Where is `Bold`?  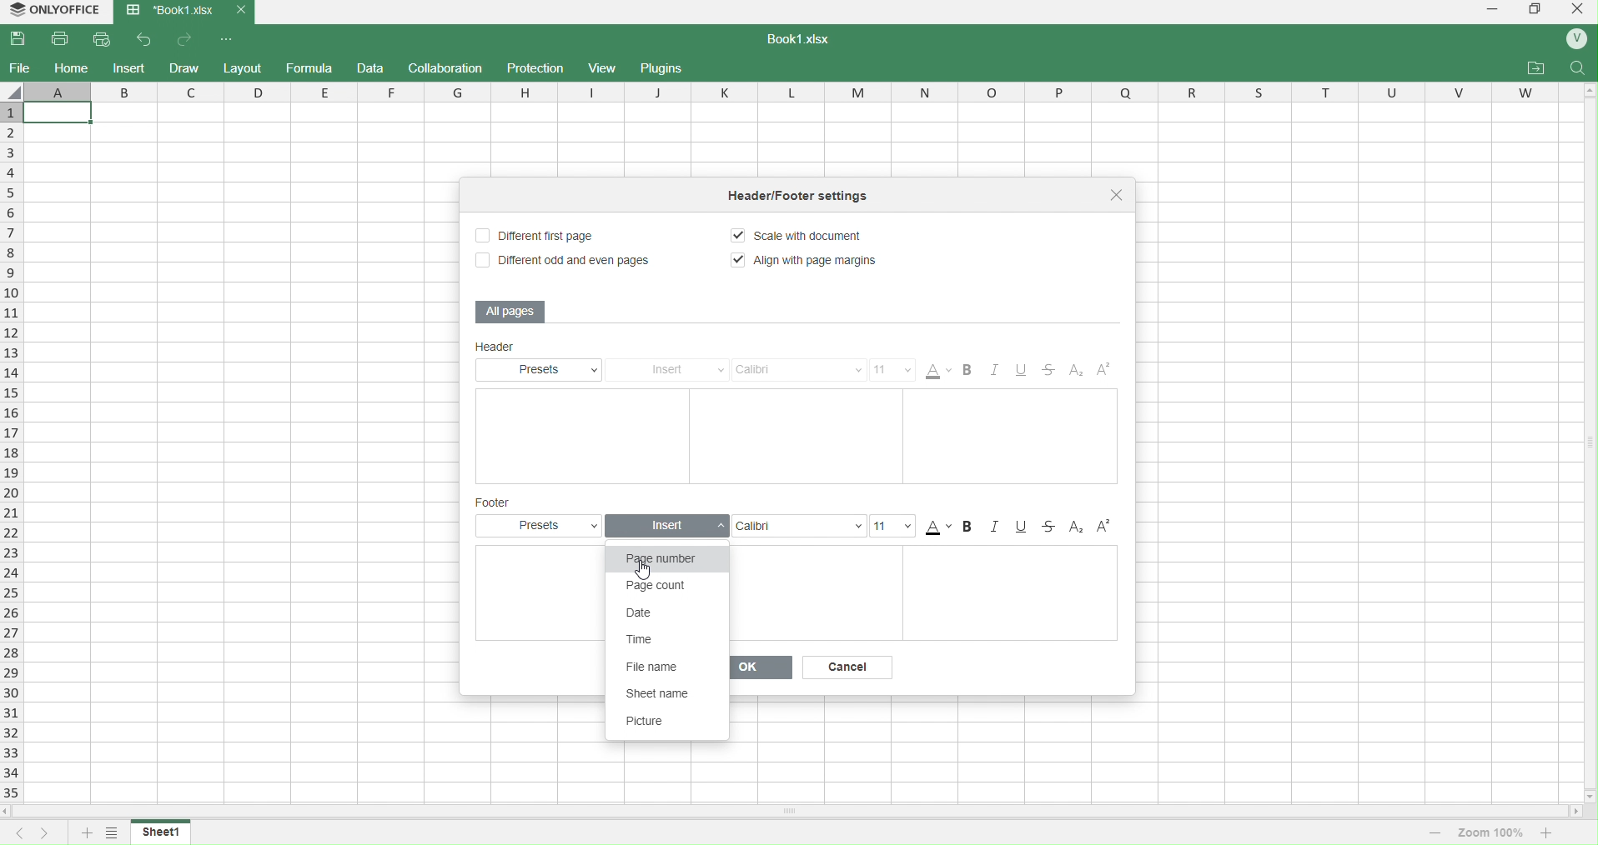
Bold is located at coordinates (971, 372).